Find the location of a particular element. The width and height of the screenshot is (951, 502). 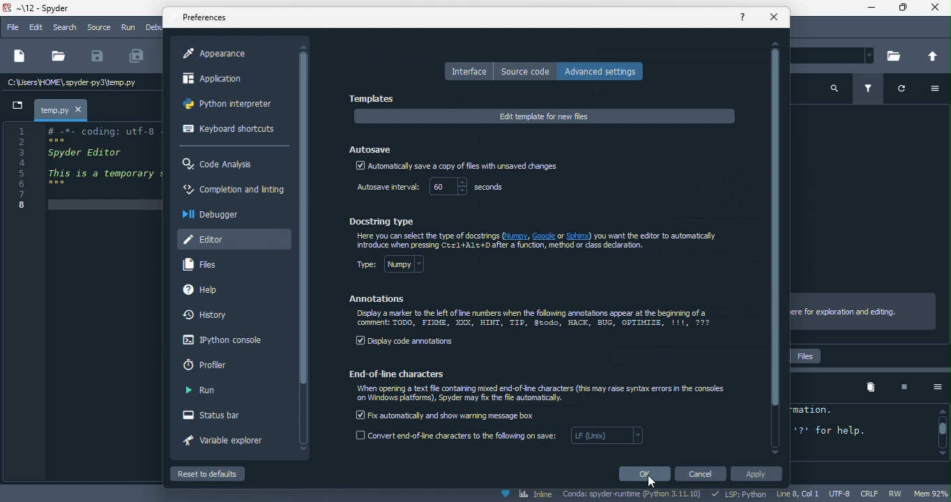

history is located at coordinates (210, 316).